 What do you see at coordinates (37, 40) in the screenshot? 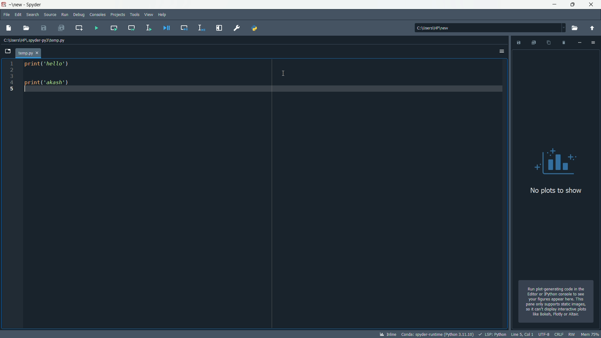
I see `Current path` at bounding box center [37, 40].